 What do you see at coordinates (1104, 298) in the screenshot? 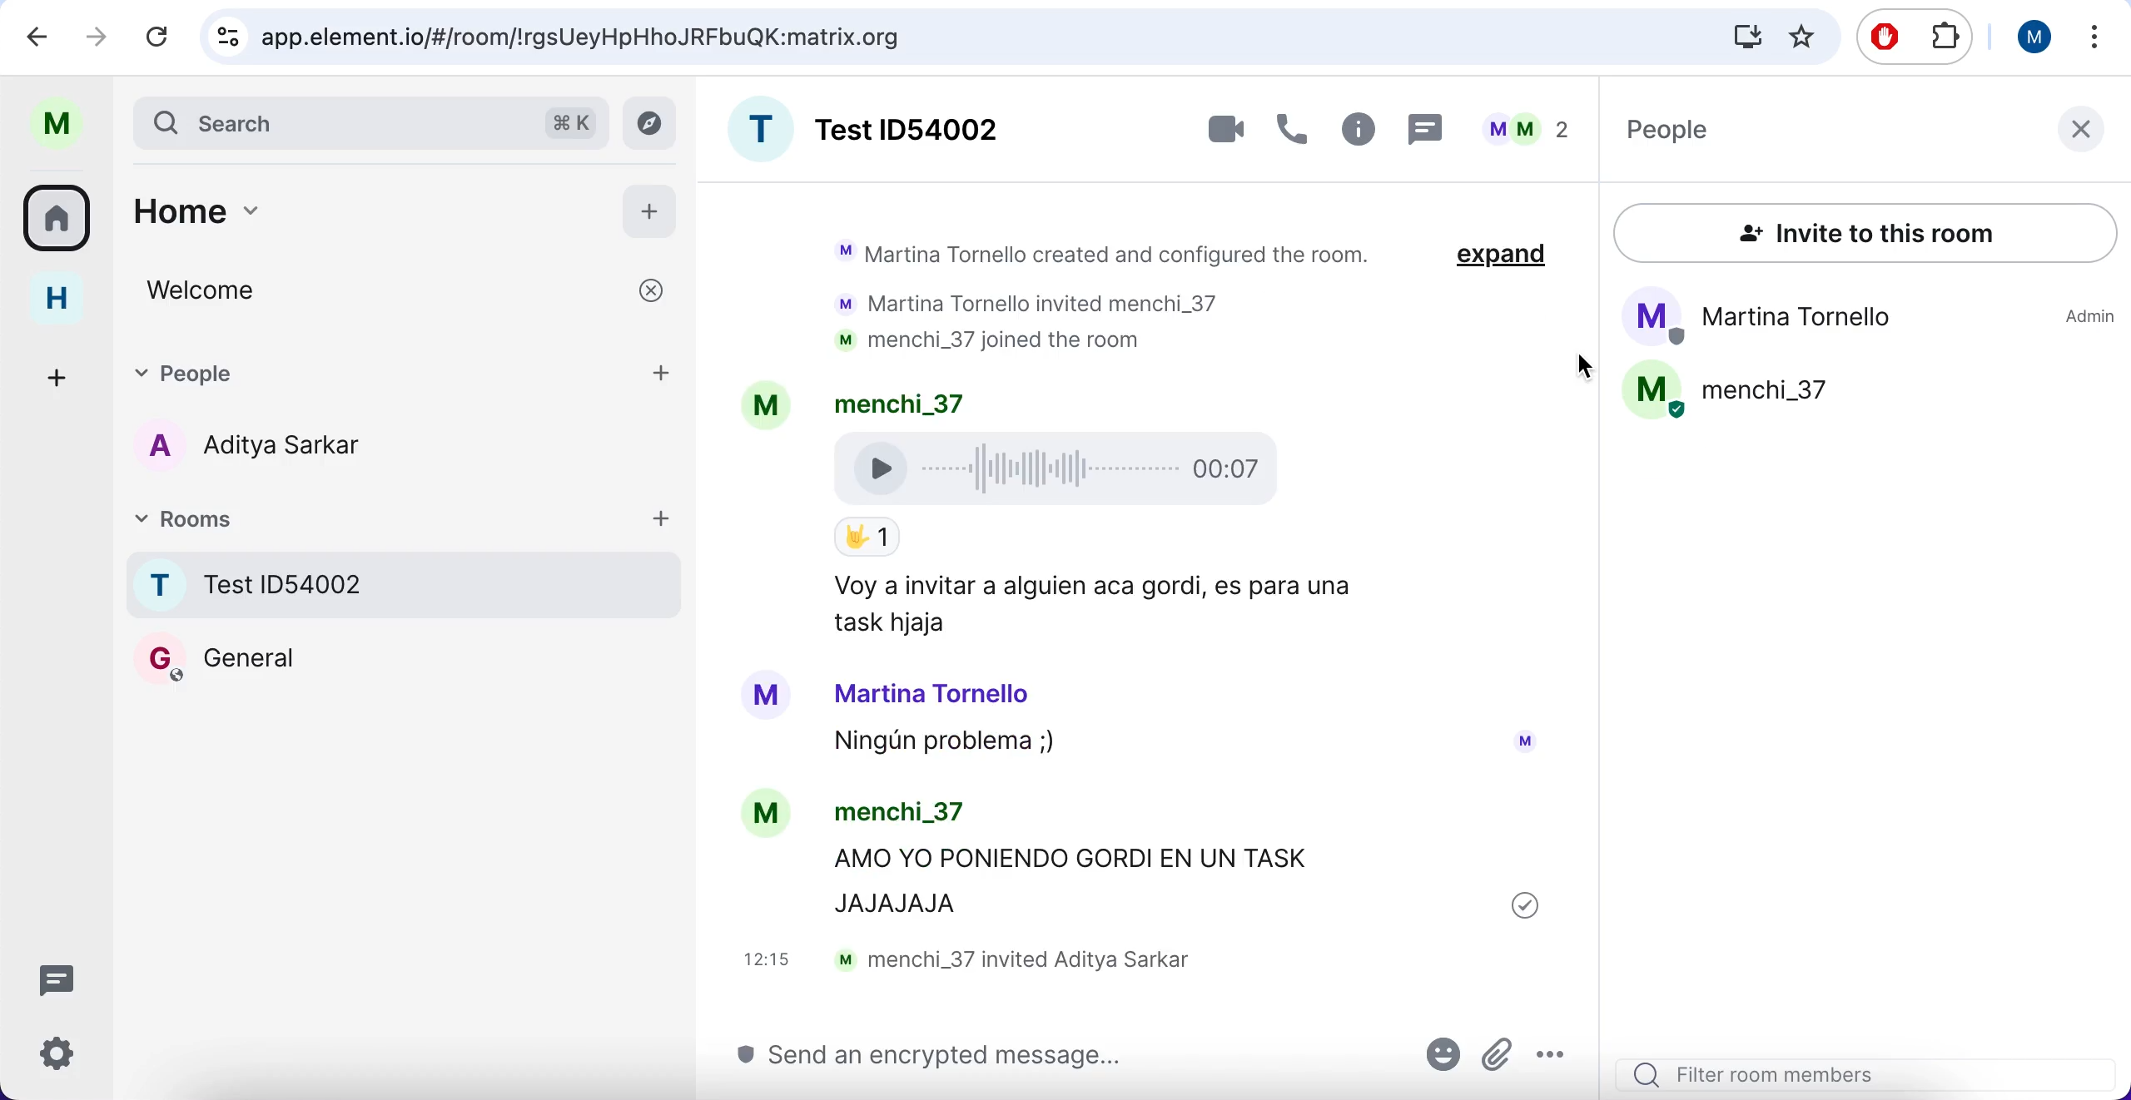
I see `Martina Tornello created and configured the room.
Martina Tornello invited menchi_37
menchi_37 joined the room` at bounding box center [1104, 298].